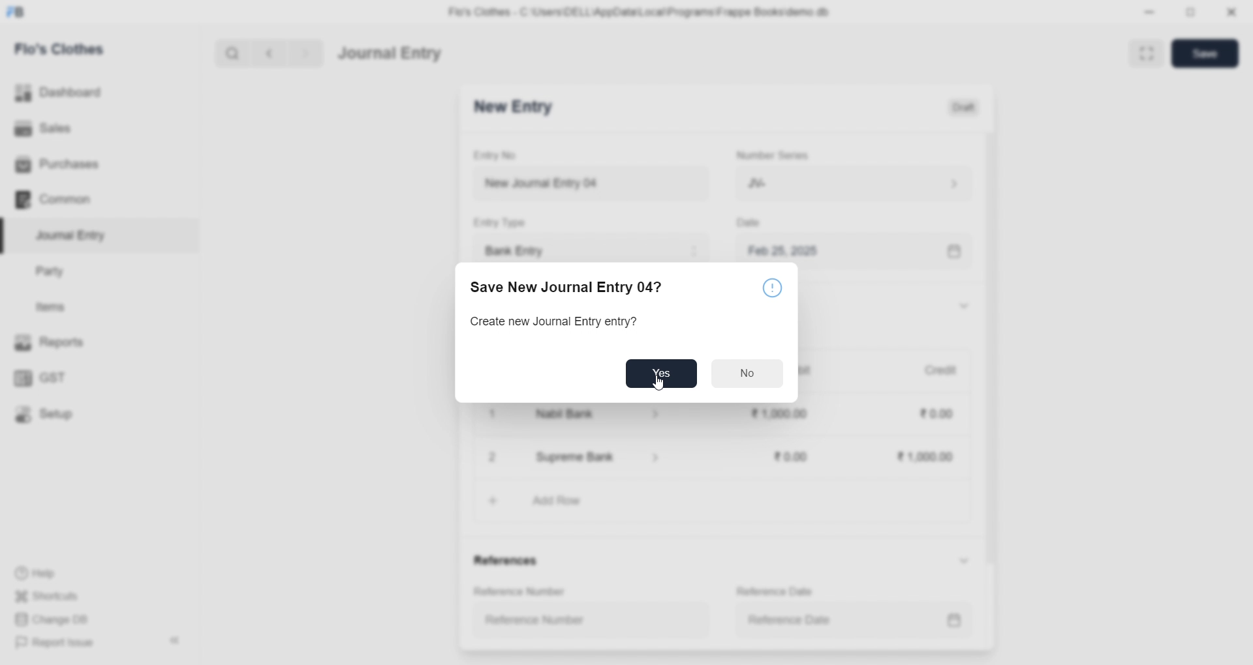 The height and width of the screenshot is (665, 1253). What do you see at coordinates (748, 374) in the screenshot?
I see `No` at bounding box center [748, 374].